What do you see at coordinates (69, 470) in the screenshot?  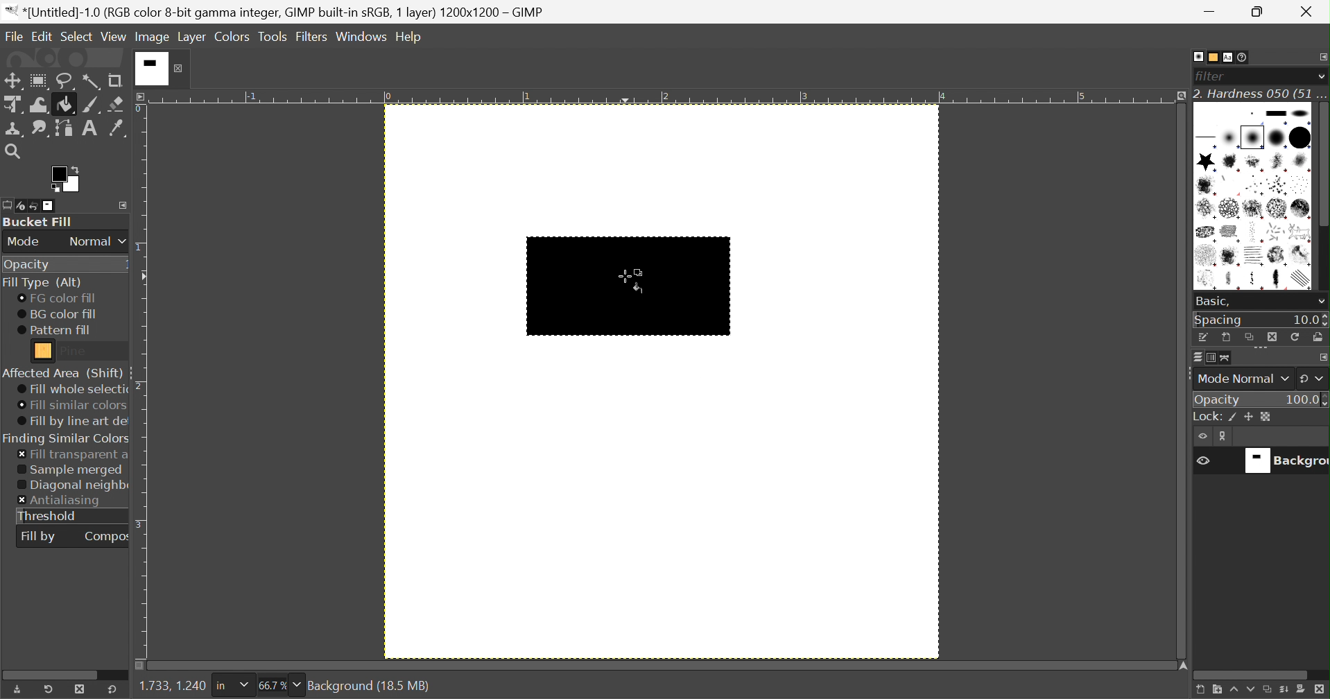 I see `Sample merged` at bounding box center [69, 470].